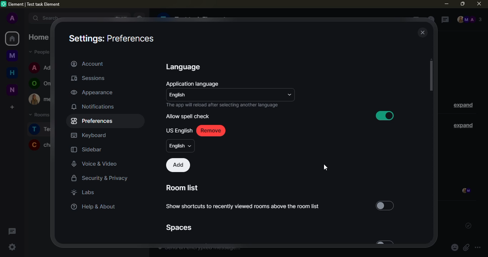  I want to click on expand, so click(24, 18).